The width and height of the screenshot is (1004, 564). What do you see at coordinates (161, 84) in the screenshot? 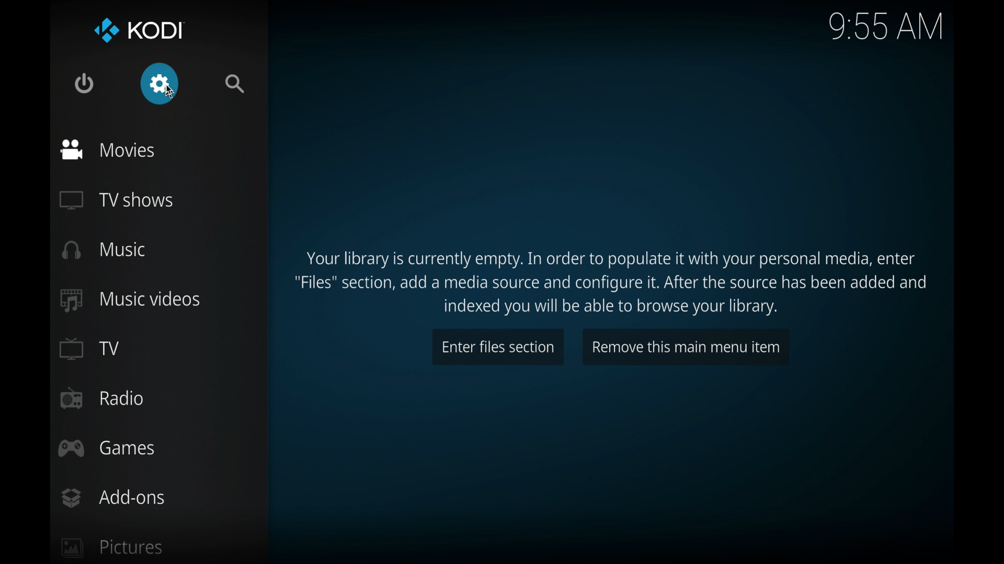
I see `settings` at bounding box center [161, 84].